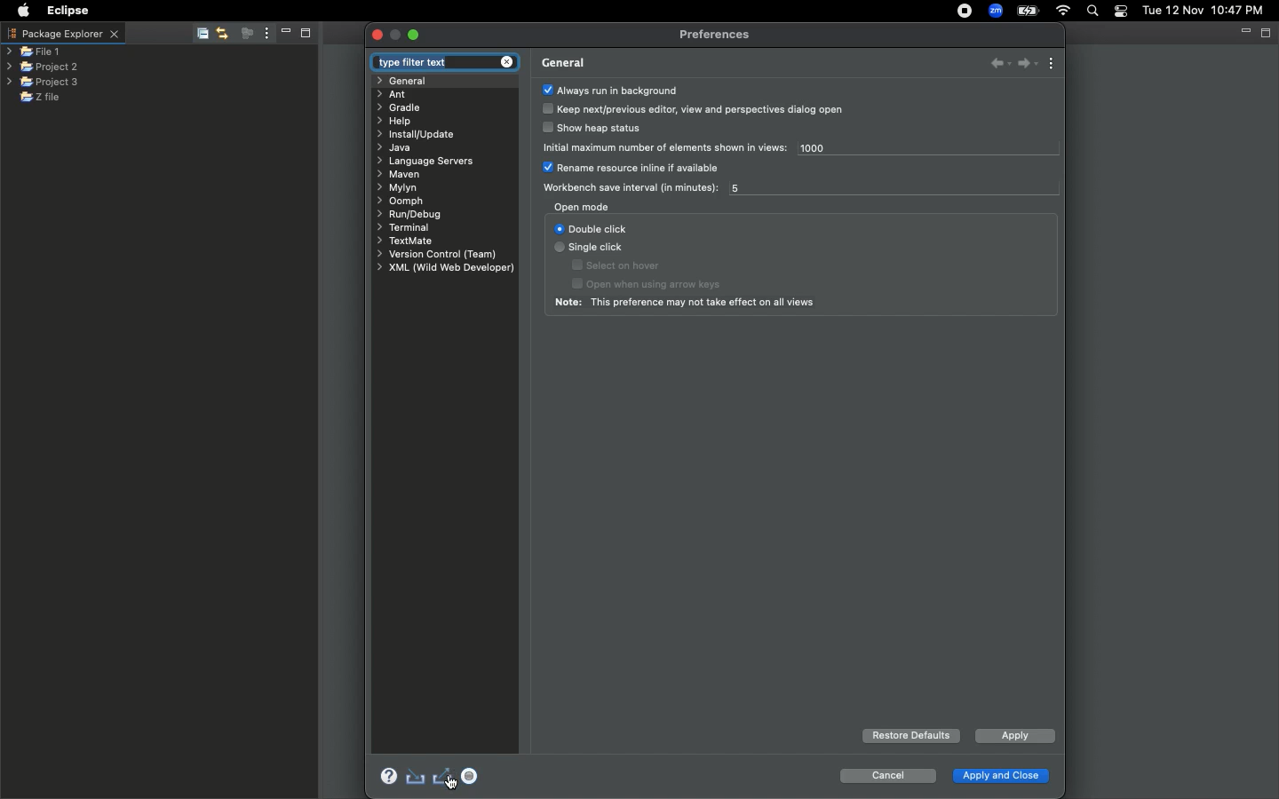 The image size is (1279, 799). Describe the element at coordinates (666, 146) in the screenshot. I see `Initial maximum number of elements shown in views` at that location.